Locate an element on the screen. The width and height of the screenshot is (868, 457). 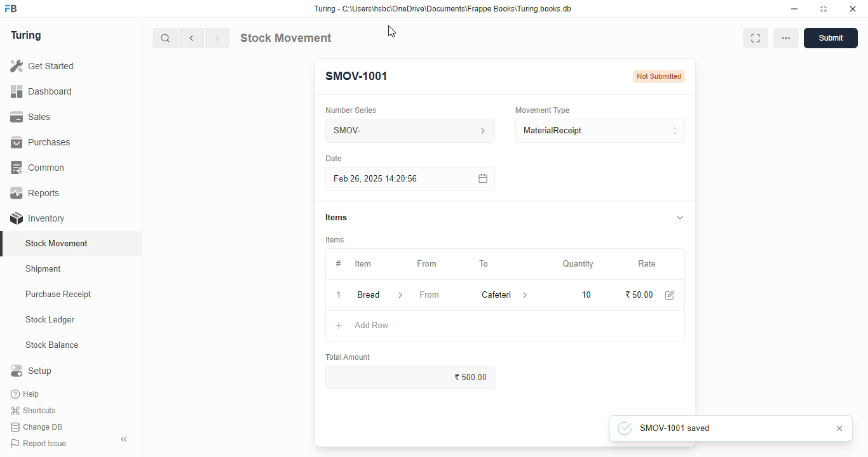
cancel is located at coordinates (839, 428).